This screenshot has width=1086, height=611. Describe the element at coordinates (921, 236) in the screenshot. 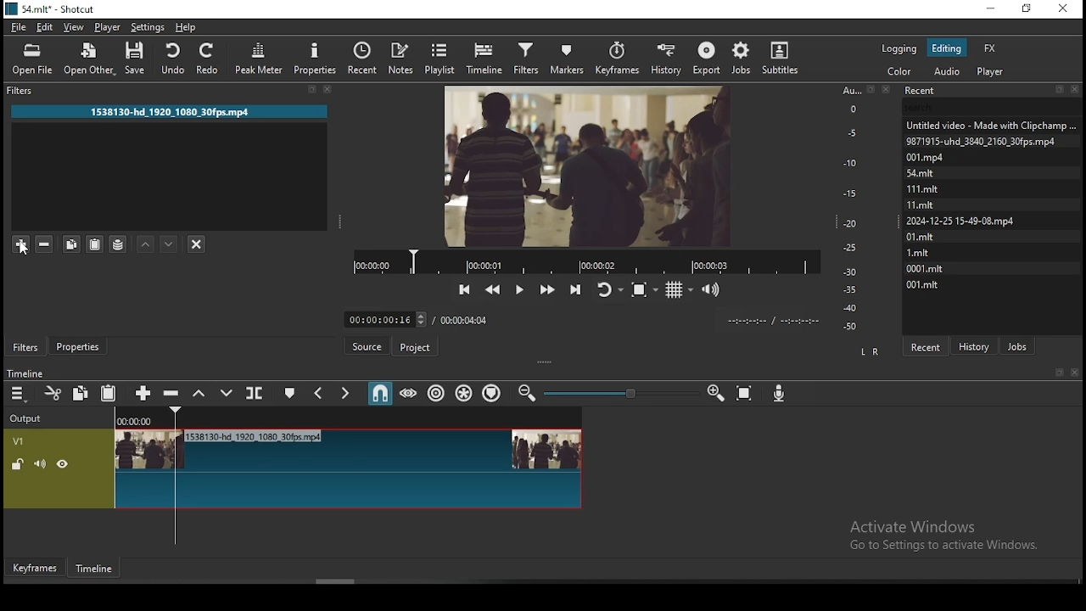

I see `01.mit` at that location.